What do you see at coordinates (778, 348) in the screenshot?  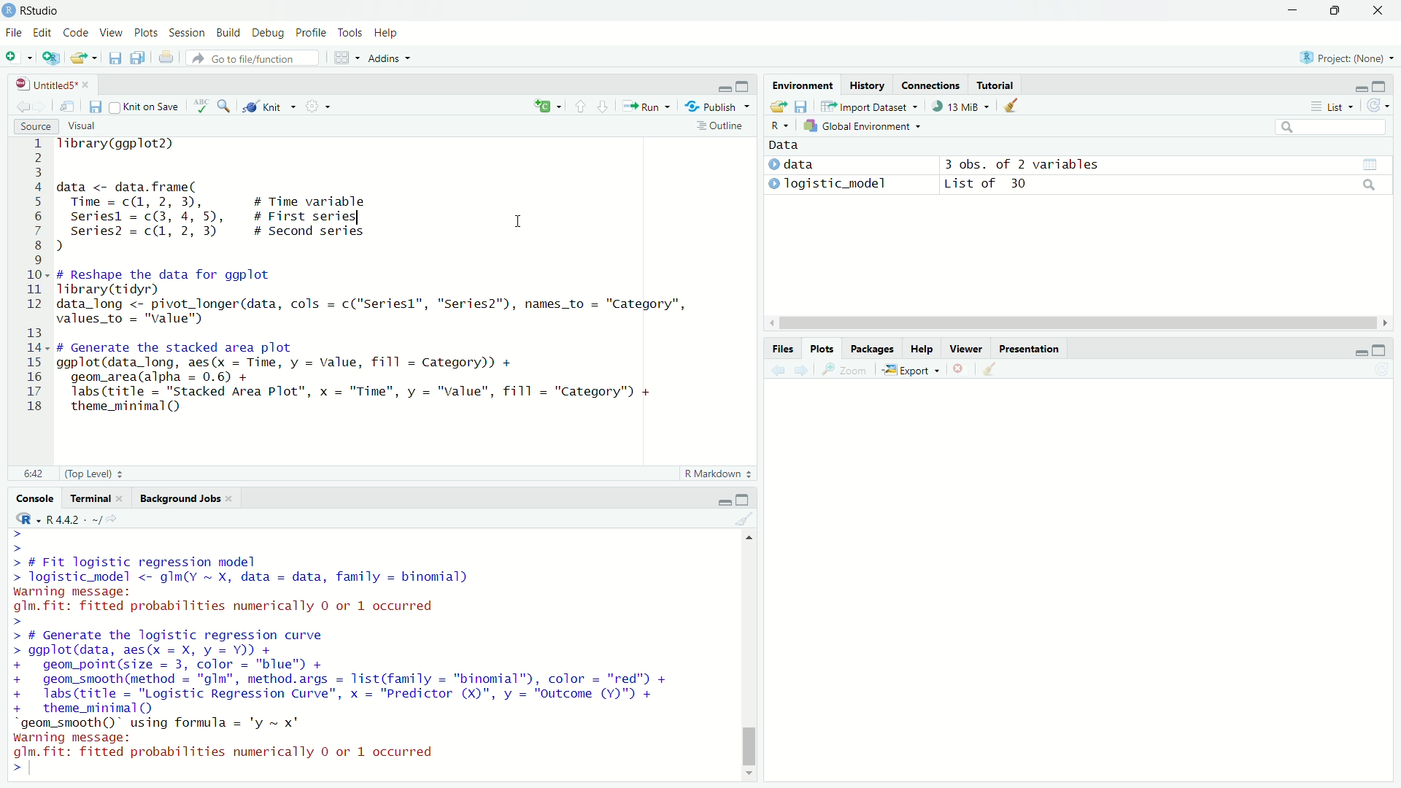 I see `Files` at bounding box center [778, 348].